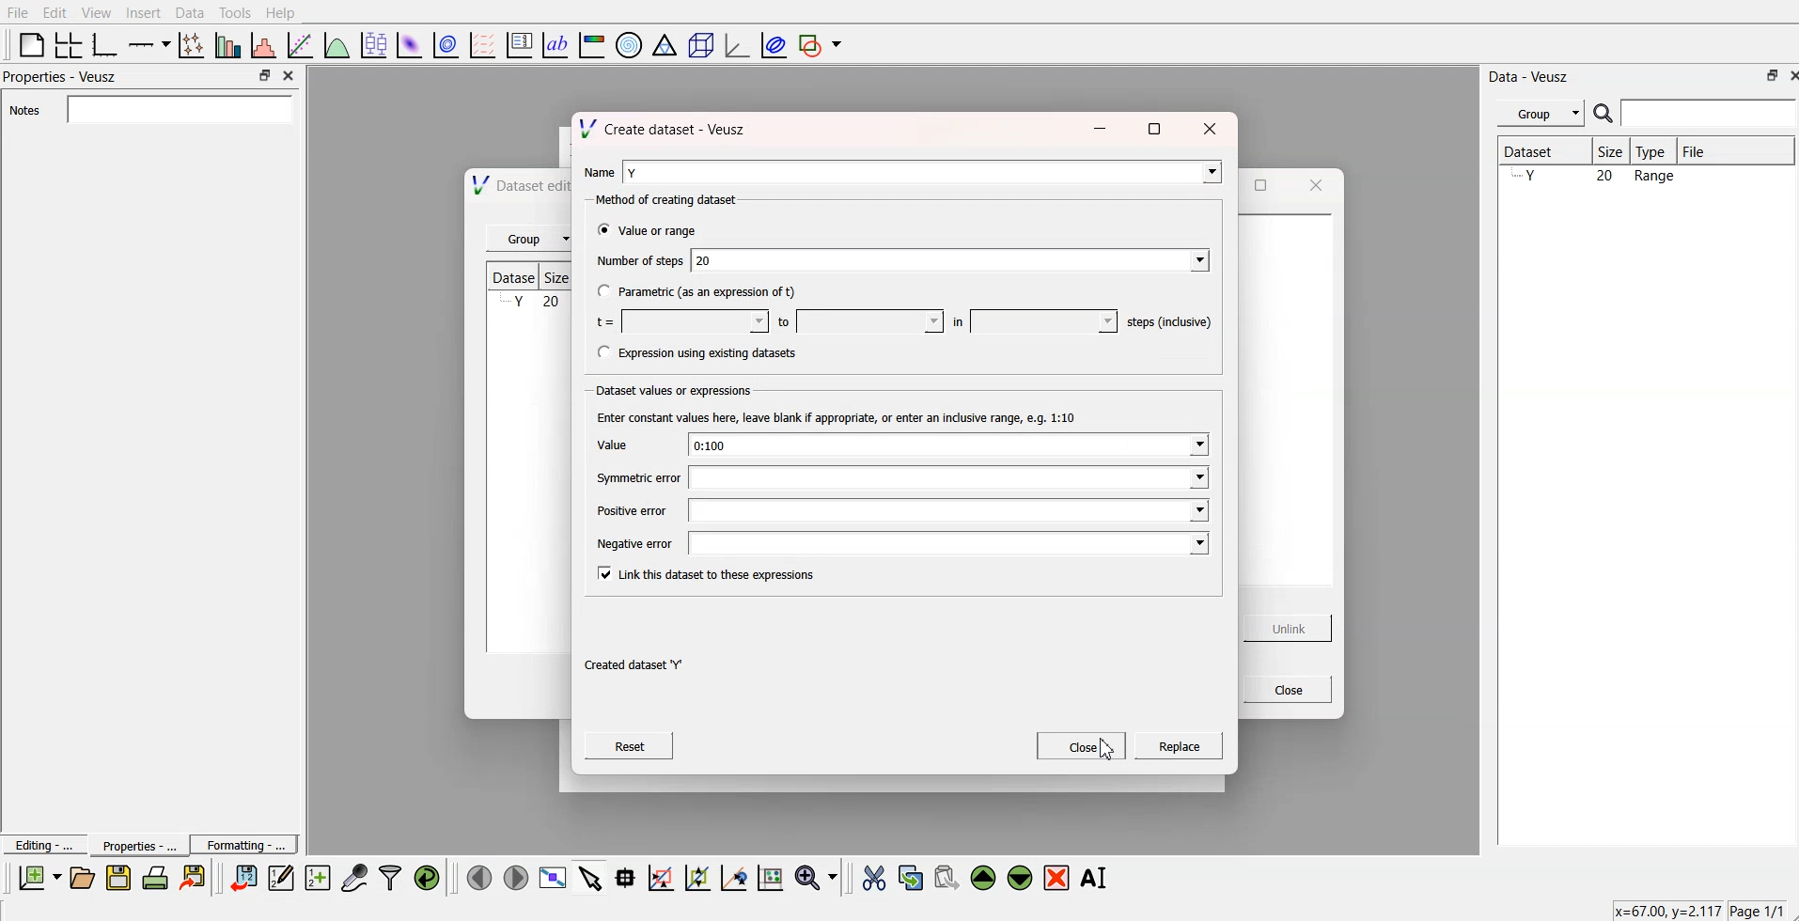  Describe the element at coordinates (40, 878) in the screenshot. I see `New document` at that location.